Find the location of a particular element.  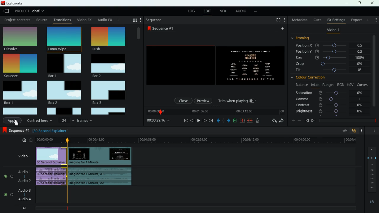

frames is located at coordinates (371, 170).